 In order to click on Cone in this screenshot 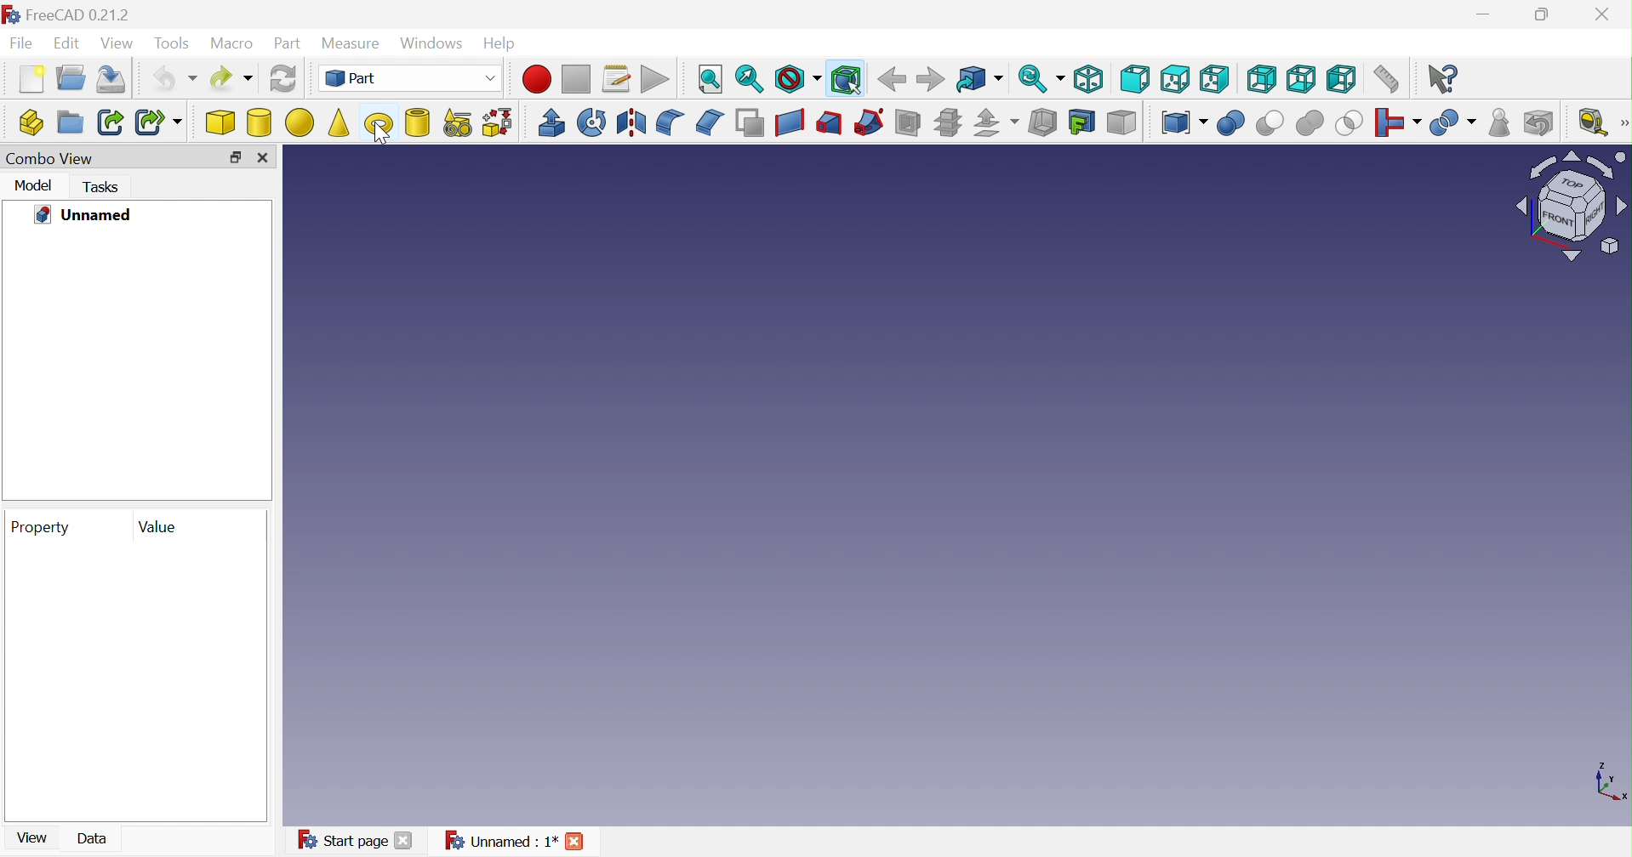, I will do `click(339, 122)`.